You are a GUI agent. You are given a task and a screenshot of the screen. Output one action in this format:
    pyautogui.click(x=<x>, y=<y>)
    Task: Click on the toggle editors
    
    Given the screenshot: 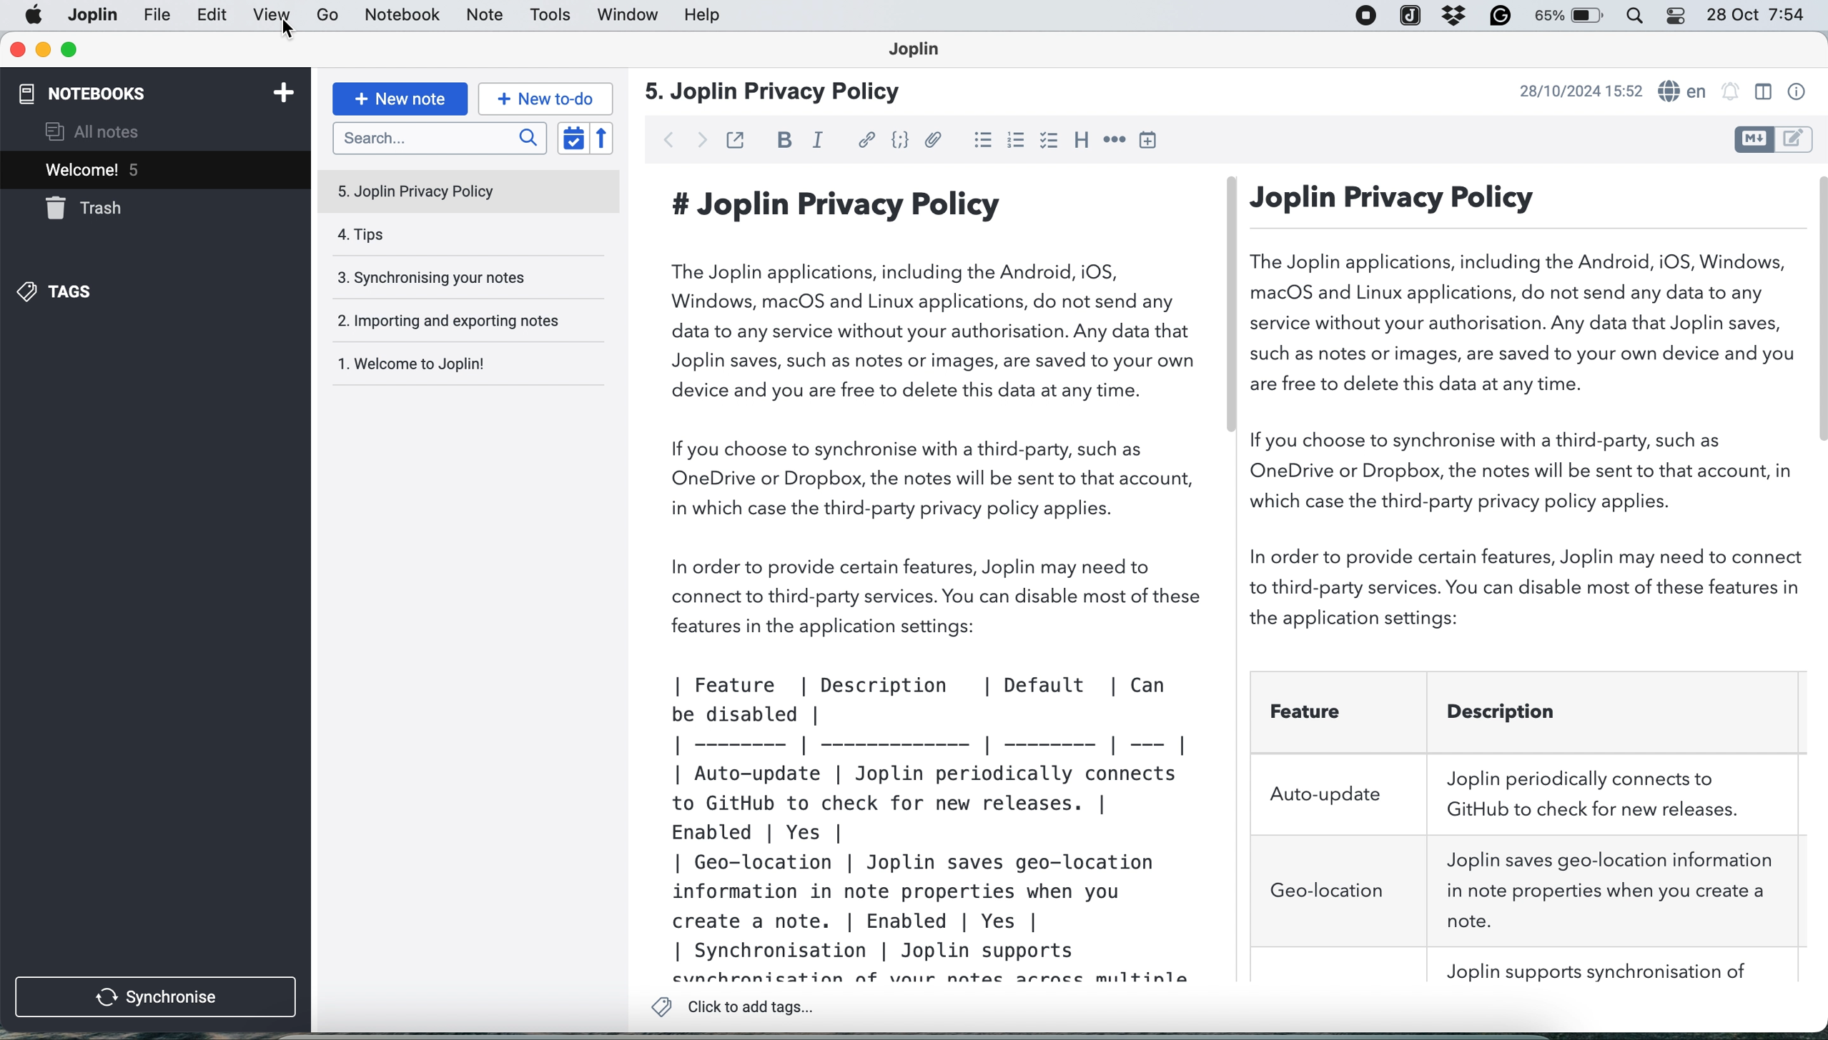 What is the action you would take?
    pyautogui.click(x=1772, y=138)
    